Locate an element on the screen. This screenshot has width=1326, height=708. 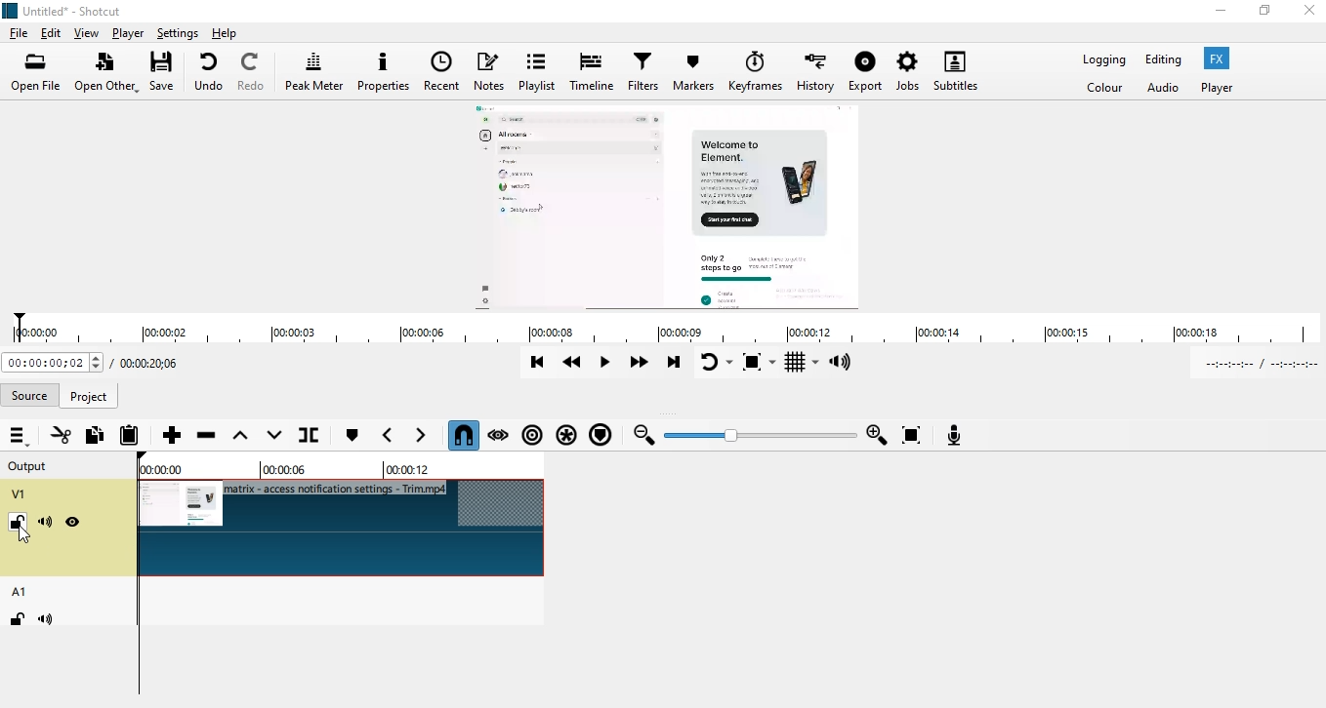
next marker is located at coordinates (427, 437).